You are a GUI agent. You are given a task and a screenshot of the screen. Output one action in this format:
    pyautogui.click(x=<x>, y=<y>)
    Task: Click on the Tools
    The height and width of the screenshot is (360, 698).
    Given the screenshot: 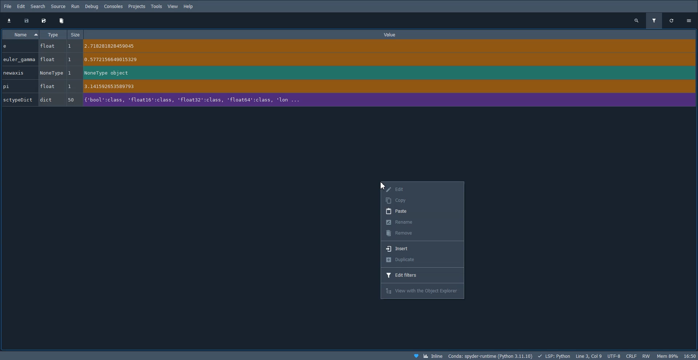 What is the action you would take?
    pyautogui.click(x=156, y=6)
    